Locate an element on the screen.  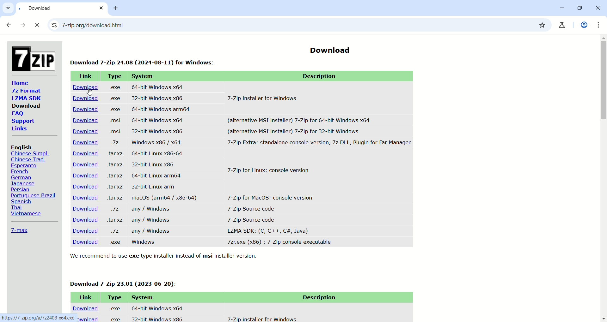
7-Zip Extra: standalone console version, 7z DLL, Plugin for Far Manager is located at coordinates (319, 144).